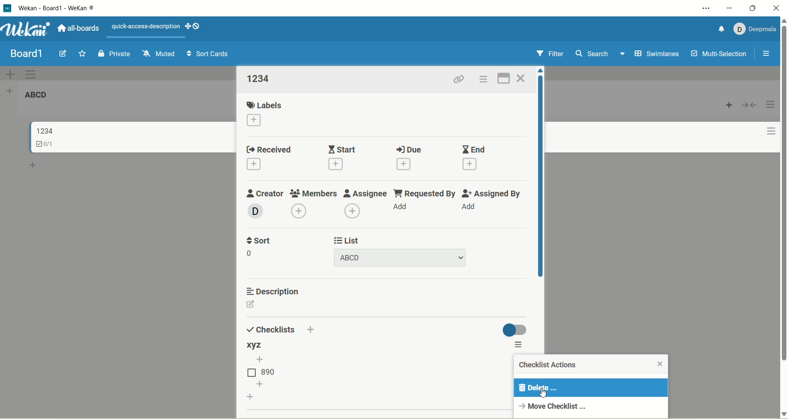 This screenshot has height=419, width=788. Describe the element at coordinates (257, 120) in the screenshot. I see `add` at that location.